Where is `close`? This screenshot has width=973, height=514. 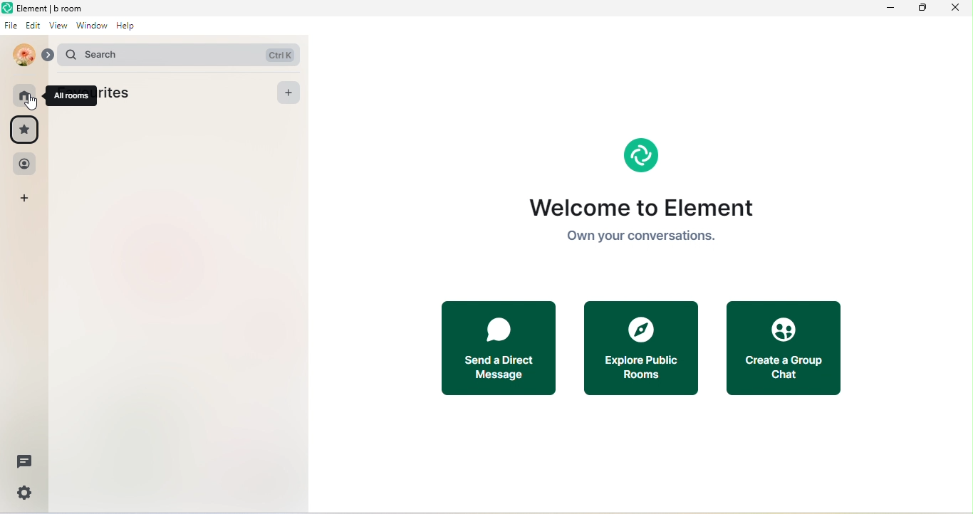 close is located at coordinates (952, 9).